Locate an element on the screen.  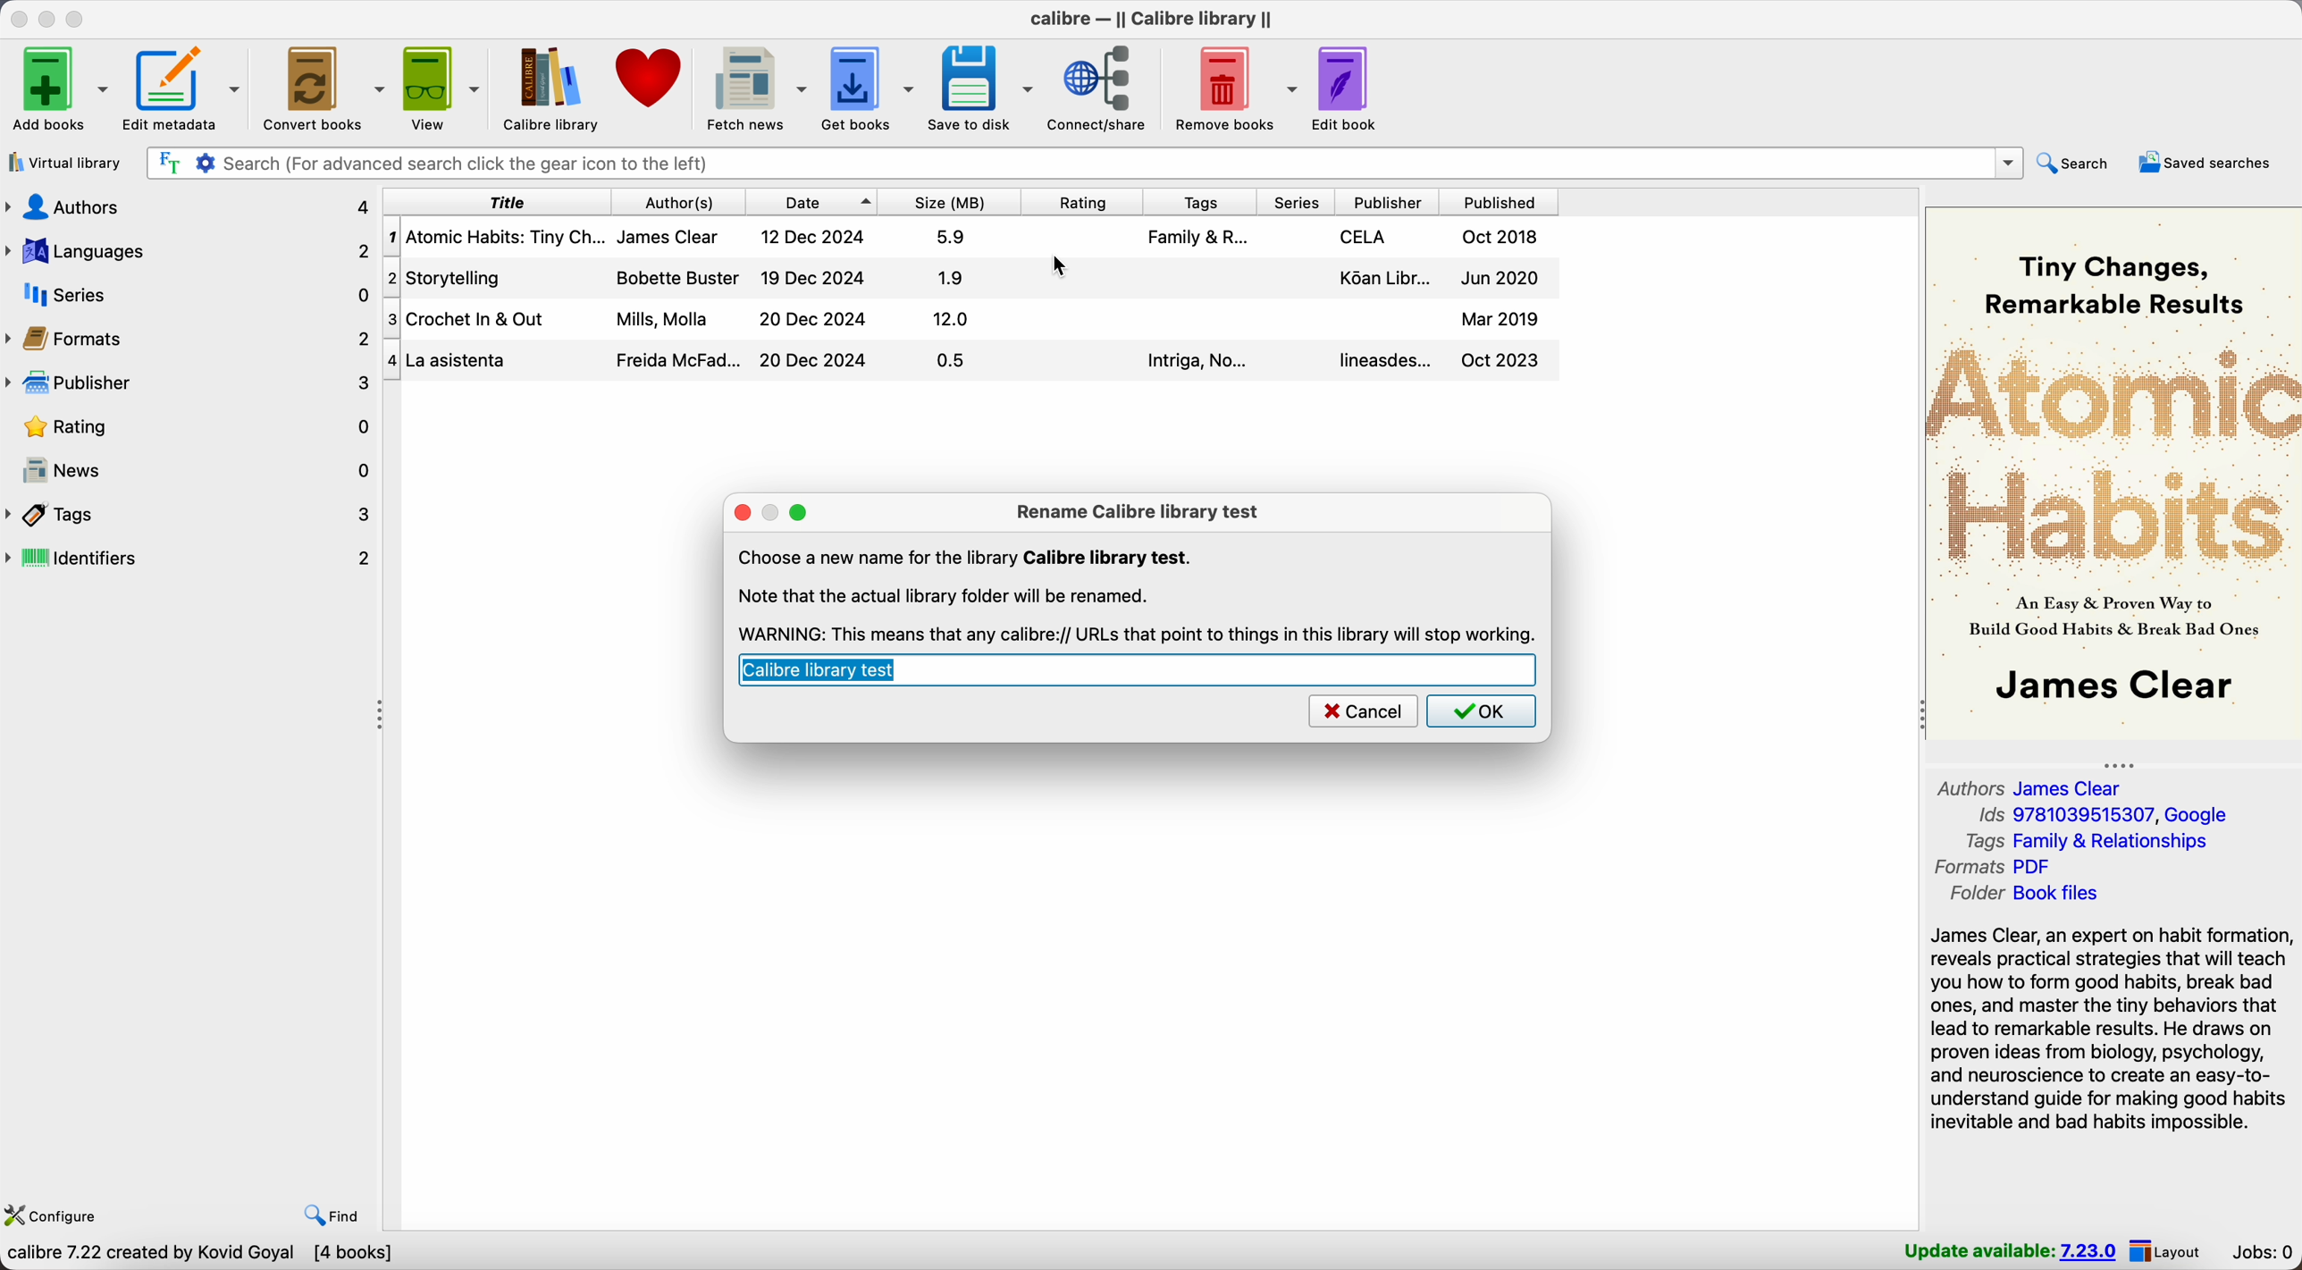
minimize Calibre is located at coordinates (47, 20).